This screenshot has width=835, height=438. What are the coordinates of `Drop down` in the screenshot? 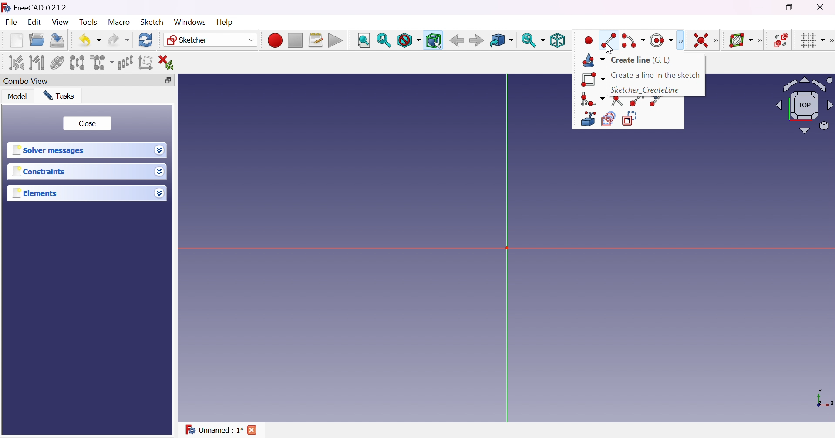 It's located at (159, 172).